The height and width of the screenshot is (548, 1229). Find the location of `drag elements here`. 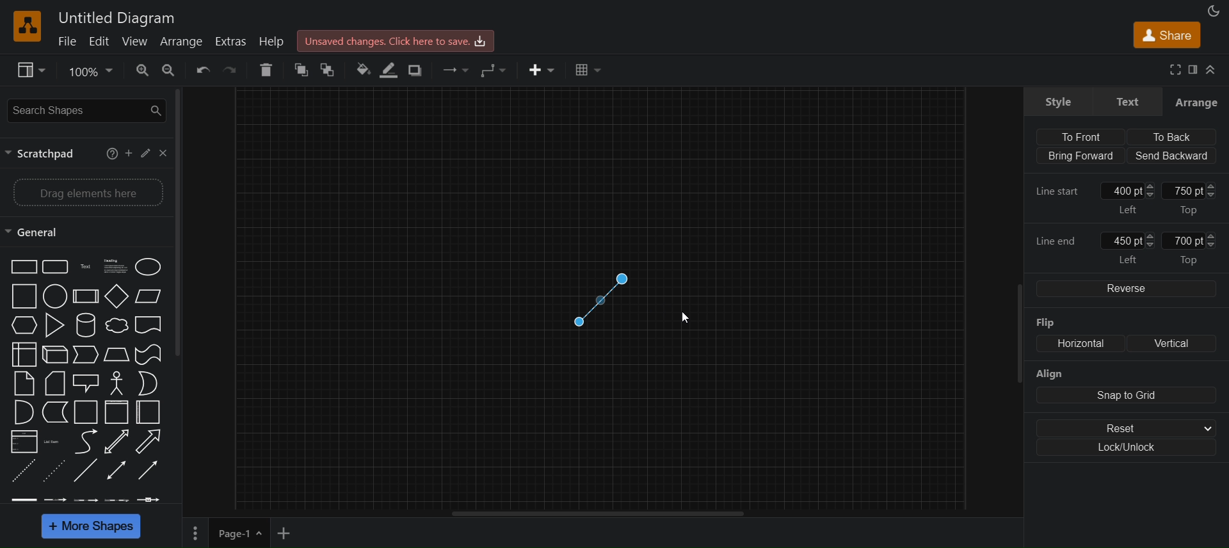

drag elements here is located at coordinates (86, 191).